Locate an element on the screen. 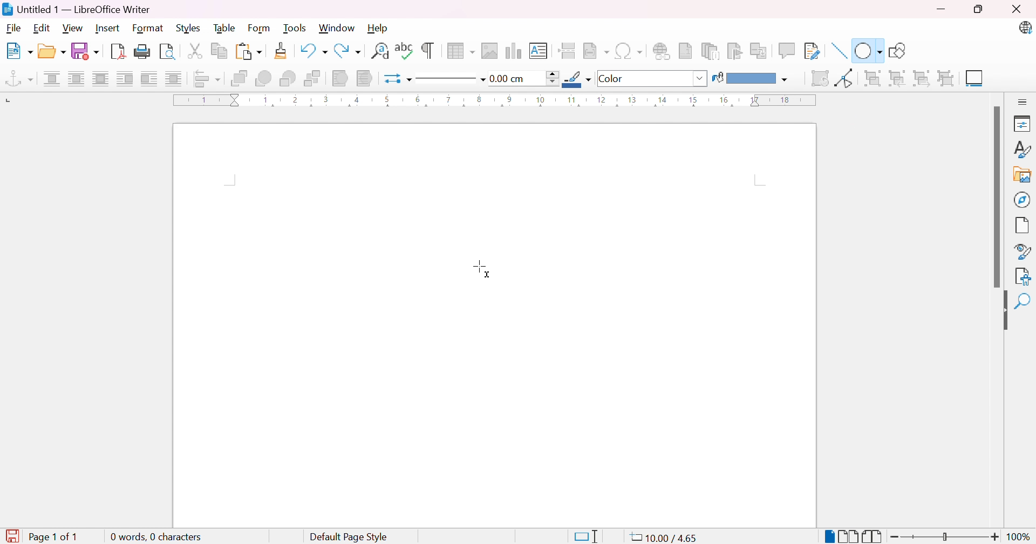  Zoom out is located at coordinates (896, 538).